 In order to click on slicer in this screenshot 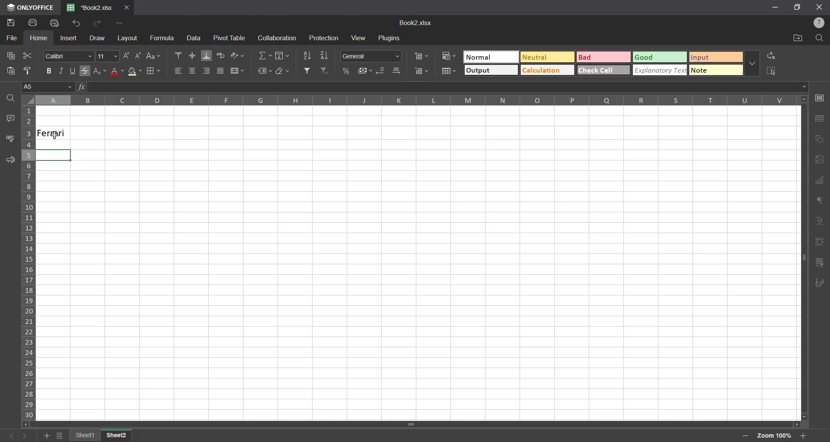, I will do `click(820, 264)`.